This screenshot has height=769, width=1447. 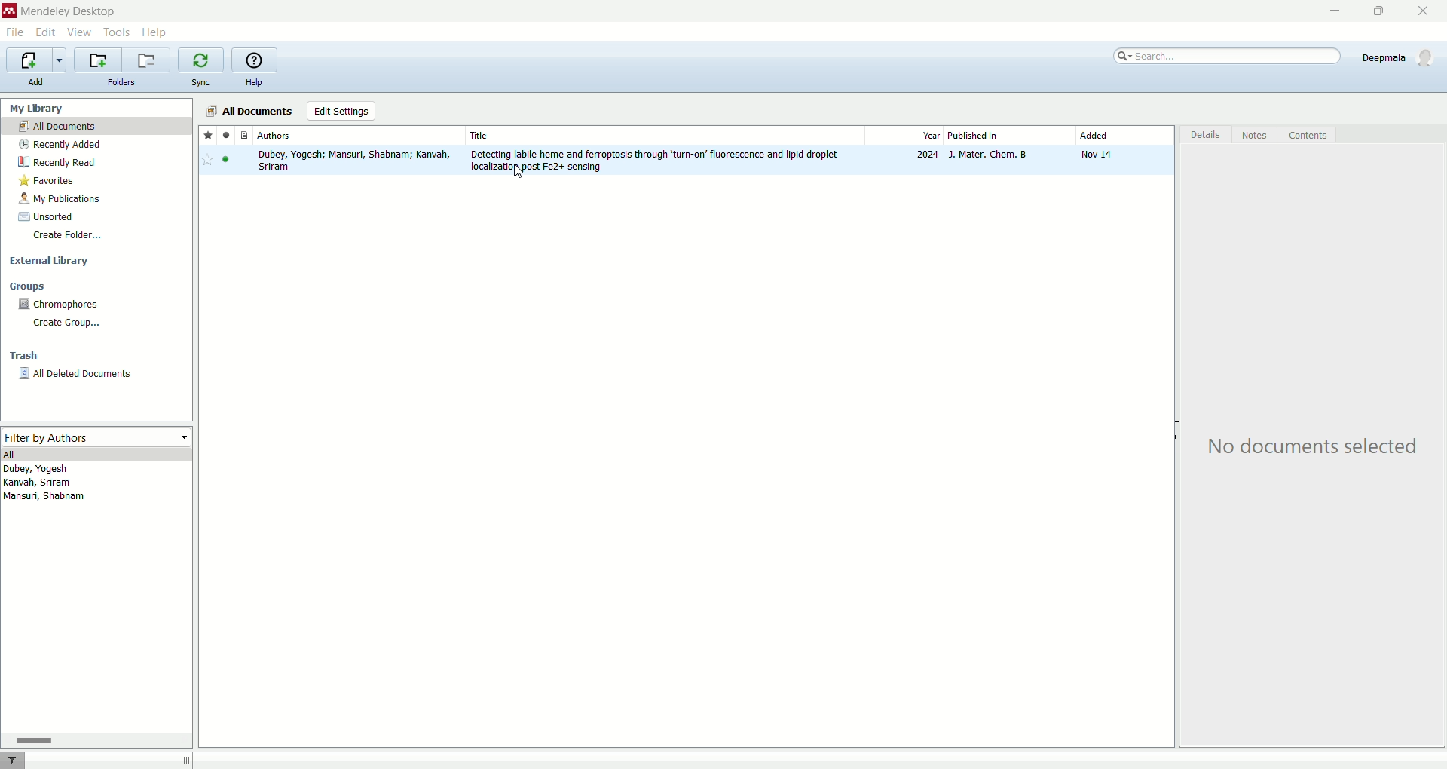 What do you see at coordinates (51, 262) in the screenshot?
I see `external library` at bounding box center [51, 262].